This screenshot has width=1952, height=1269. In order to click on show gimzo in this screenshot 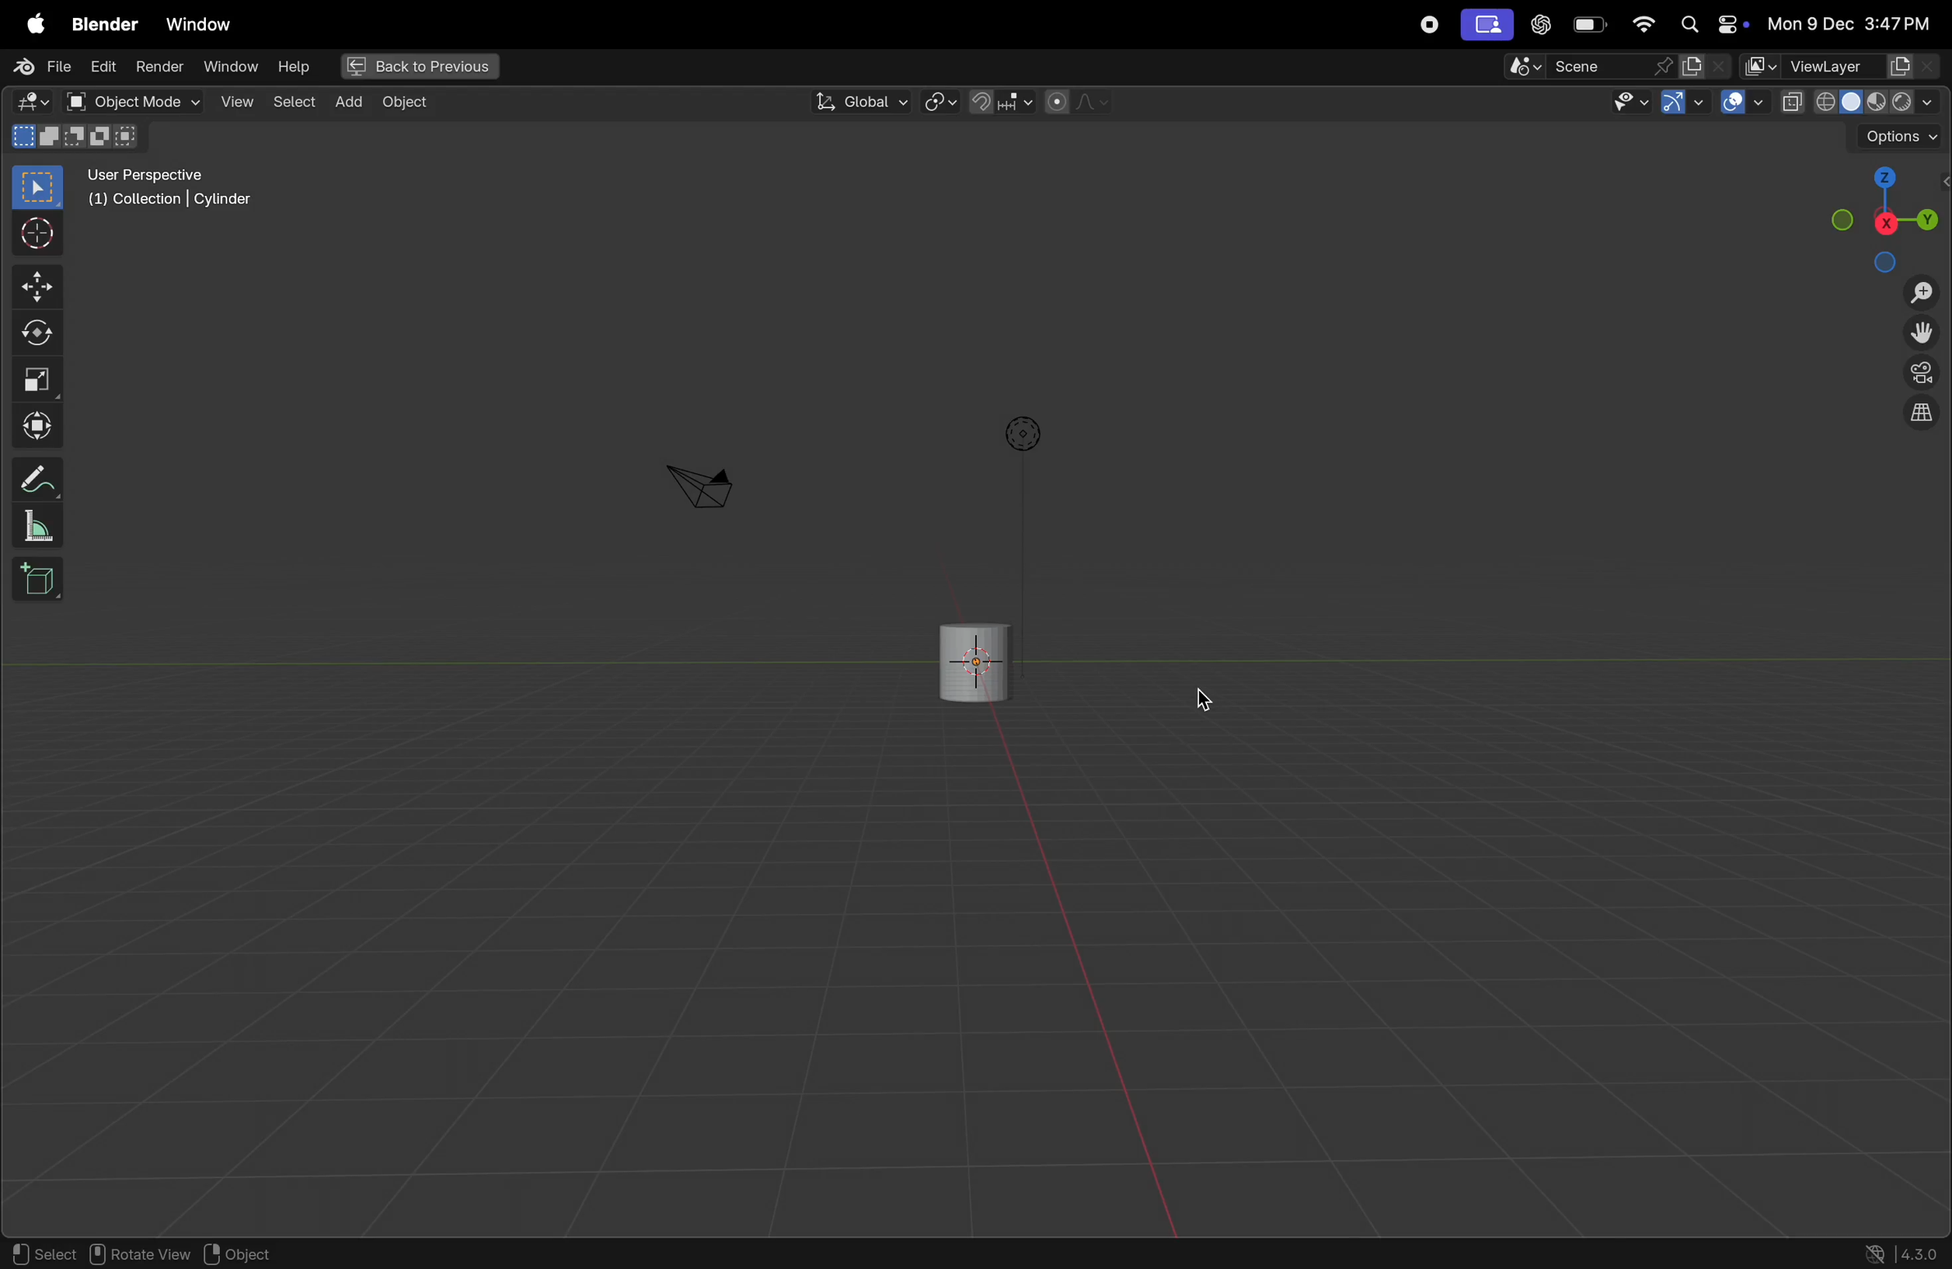, I will do `click(1685, 105)`.